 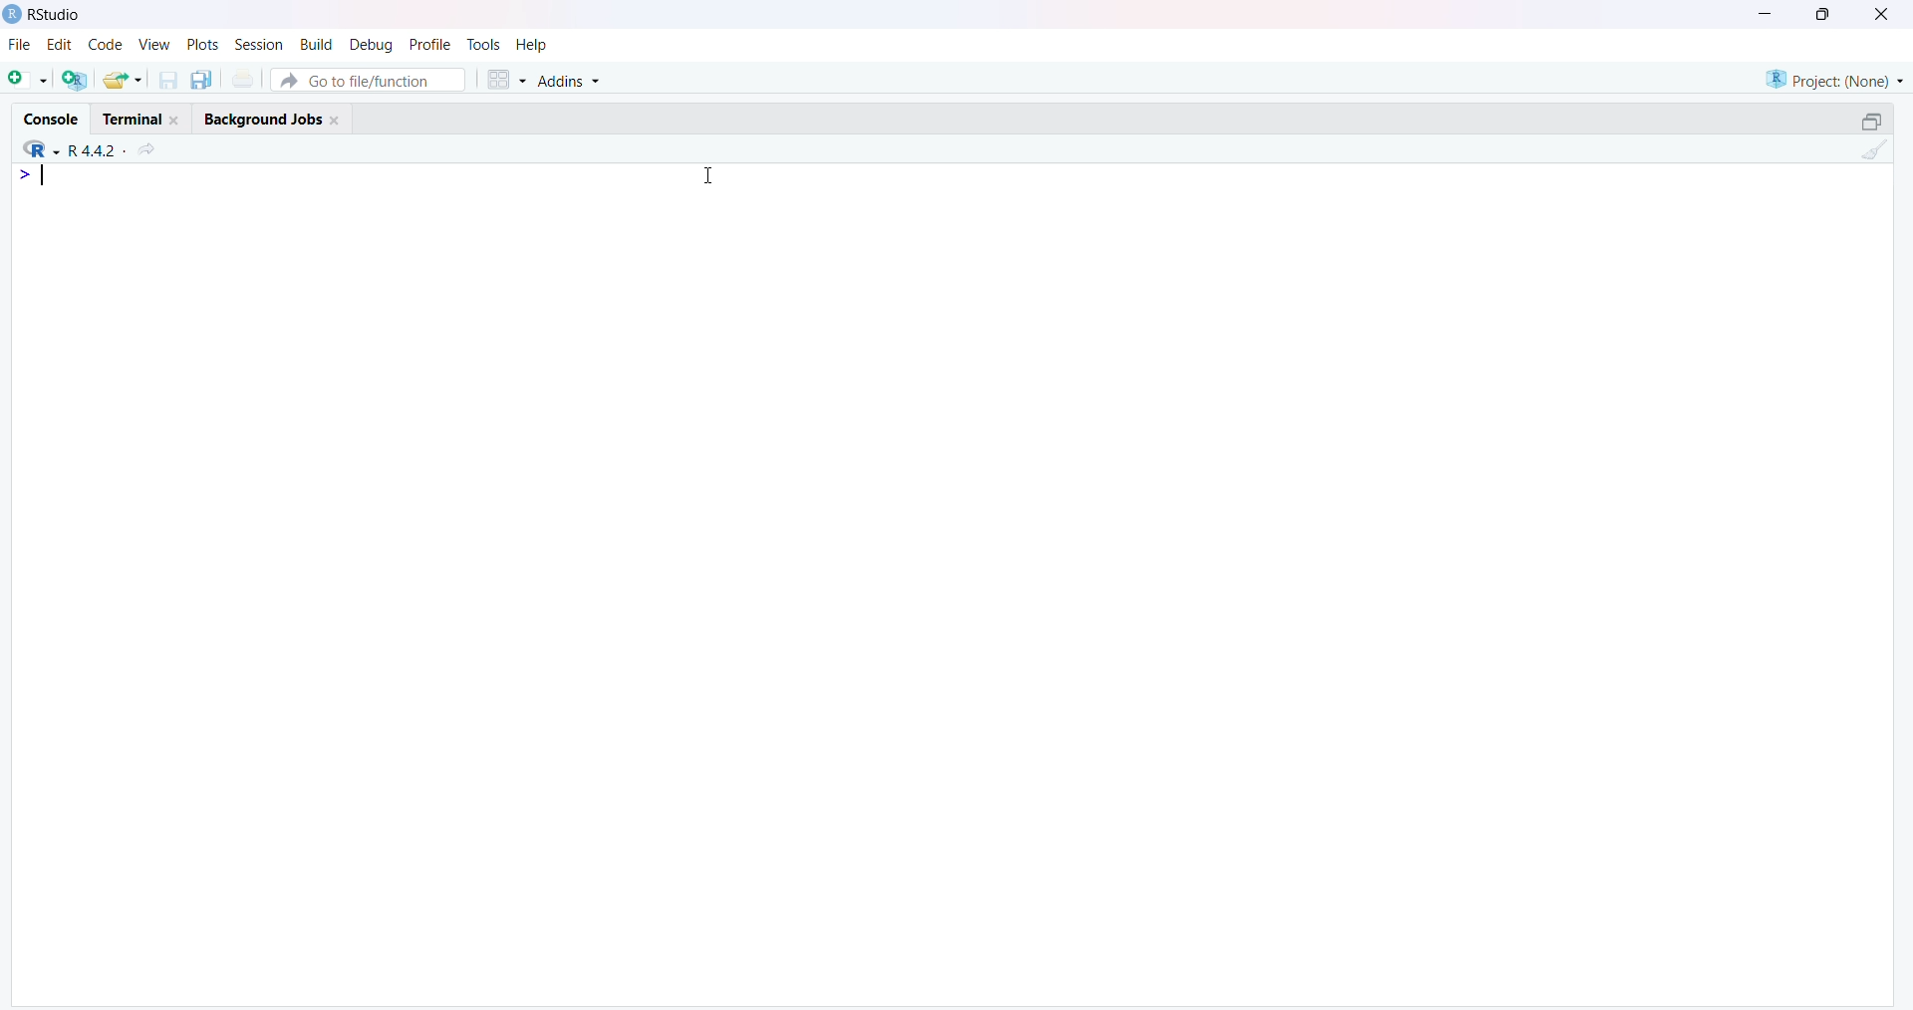 I want to click on Close, so click(x=1878, y=18).